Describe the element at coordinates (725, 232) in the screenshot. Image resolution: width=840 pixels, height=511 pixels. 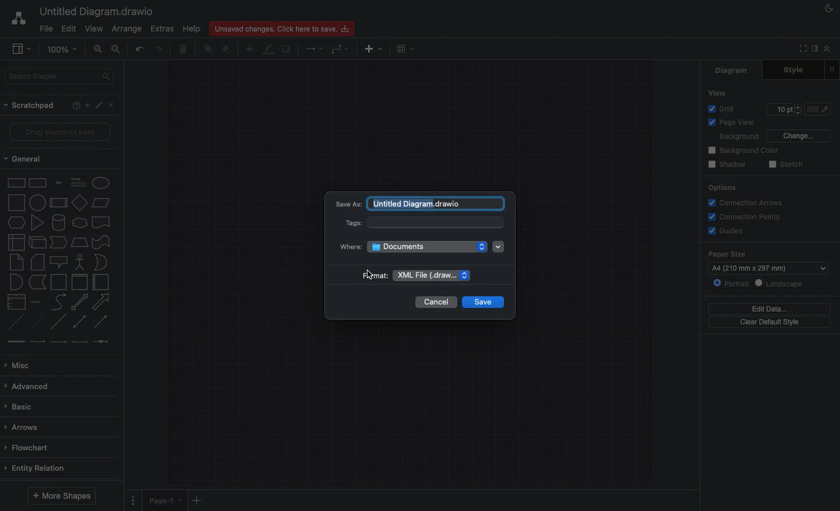
I see `Guides` at that location.